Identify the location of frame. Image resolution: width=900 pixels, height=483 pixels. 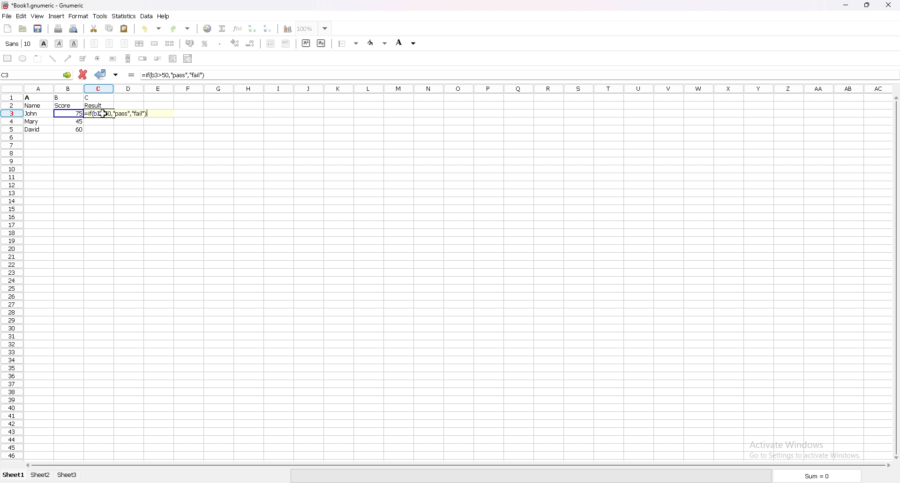
(37, 59).